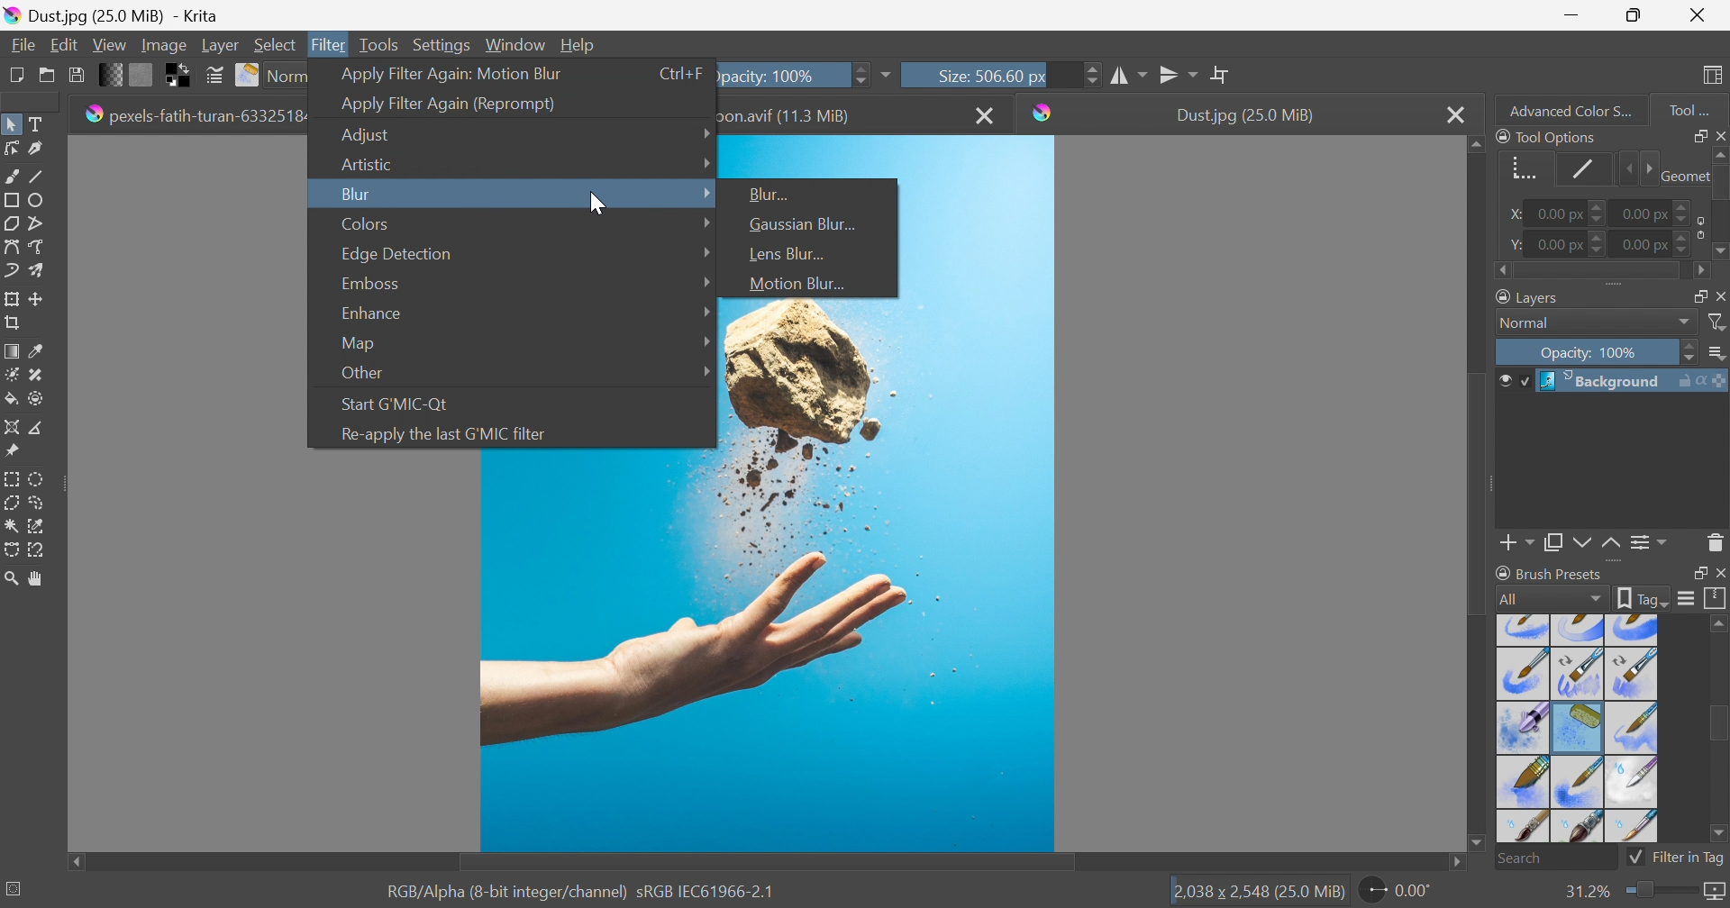 This screenshot has width=1730, height=908. What do you see at coordinates (14, 476) in the screenshot?
I see `Rectangular selection tool` at bounding box center [14, 476].